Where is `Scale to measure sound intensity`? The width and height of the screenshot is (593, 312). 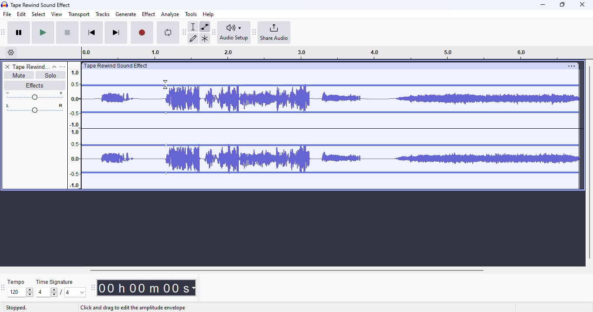 Scale to measure sound intensity is located at coordinates (75, 128).